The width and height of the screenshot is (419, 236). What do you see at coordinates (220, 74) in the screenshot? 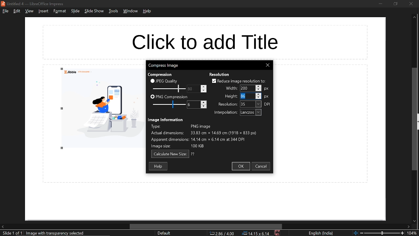
I see `resolution` at bounding box center [220, 74].